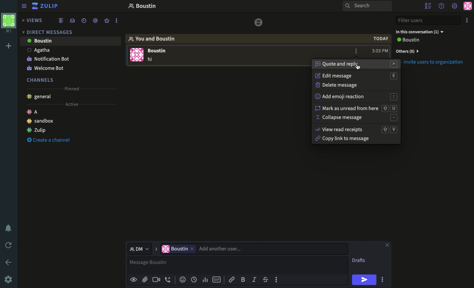 The height and width of the screenshot is (288, 474). I want to click on You and user, so click(155, 39).